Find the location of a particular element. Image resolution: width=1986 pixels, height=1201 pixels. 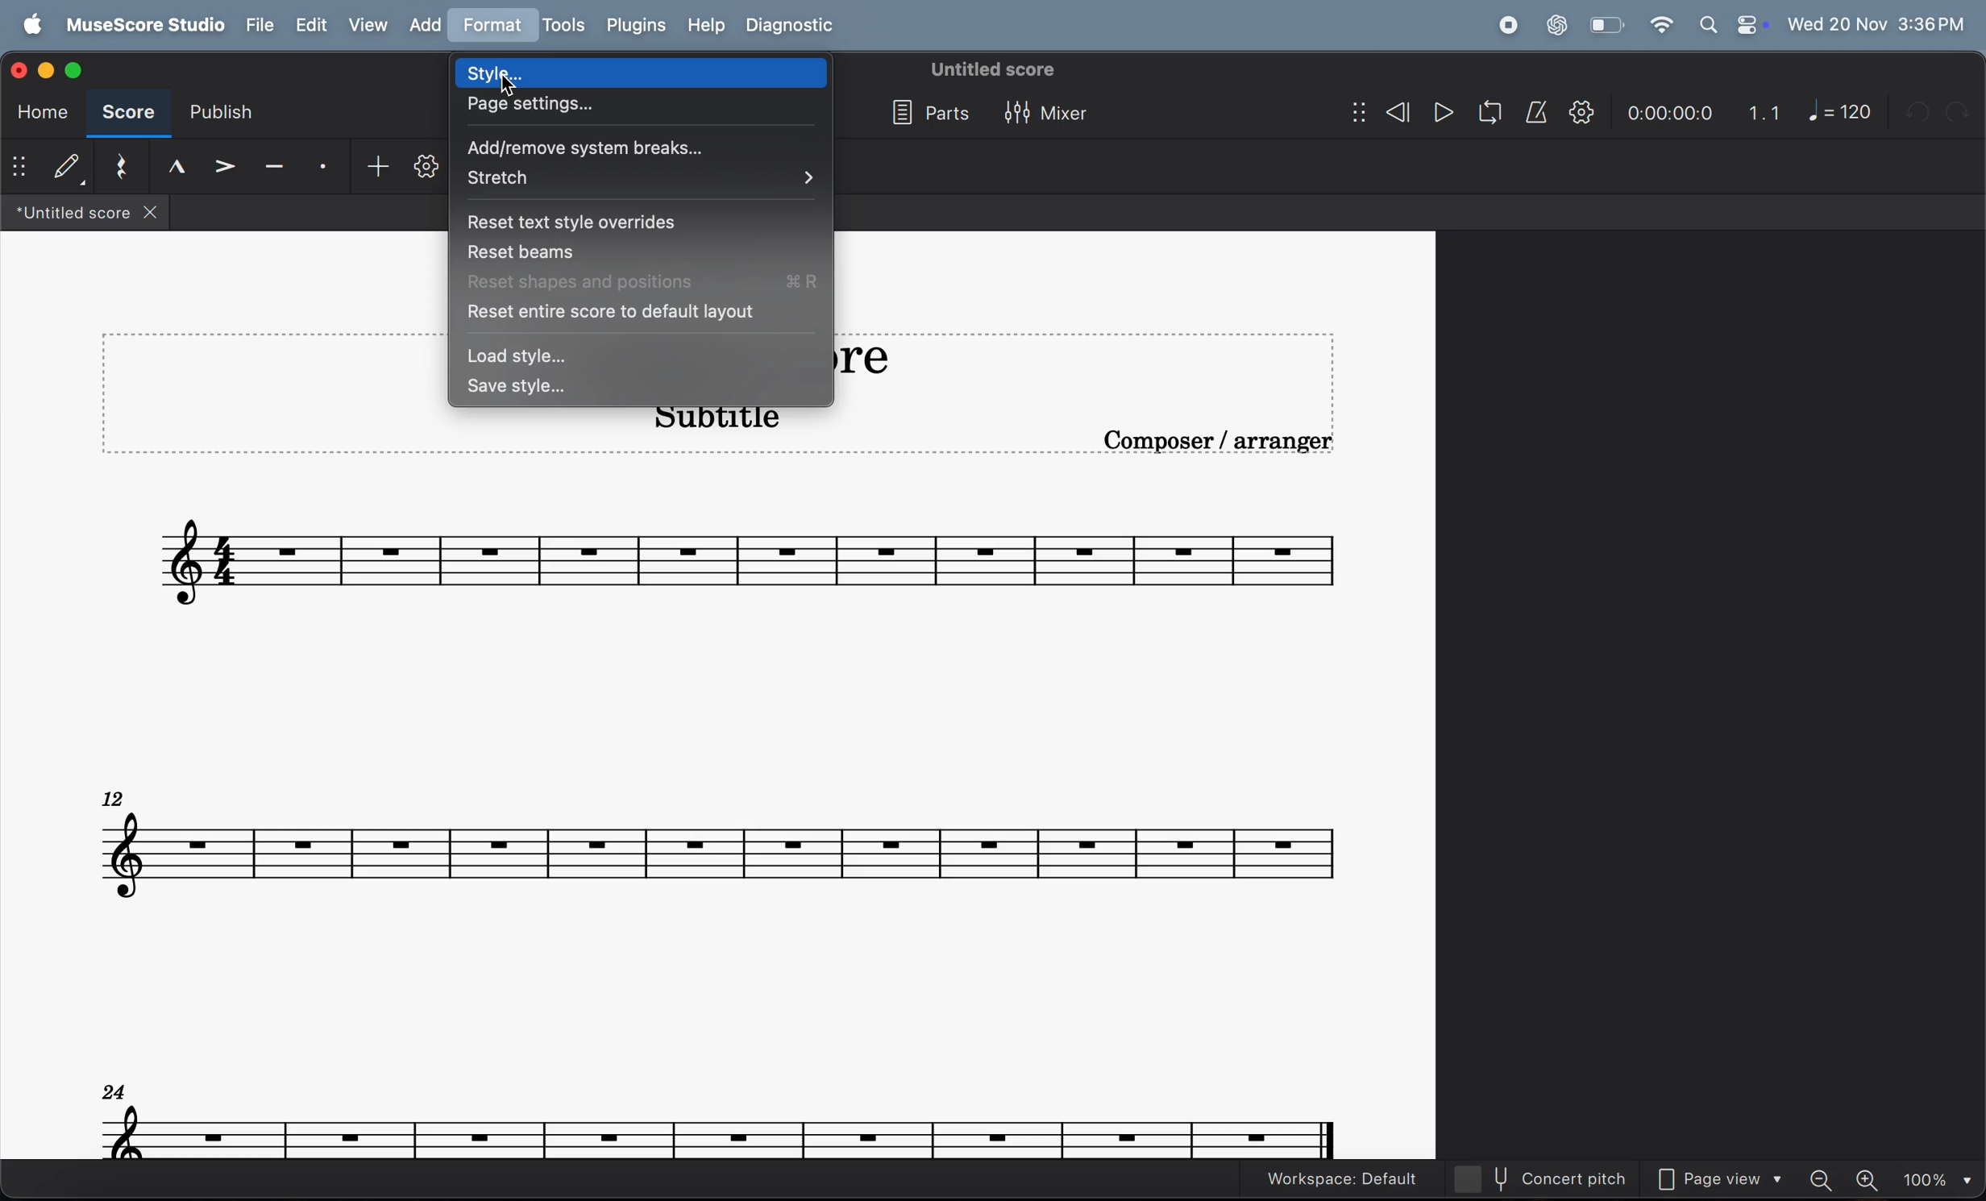

reset shapes and positions is located at coordinates (647, 282).